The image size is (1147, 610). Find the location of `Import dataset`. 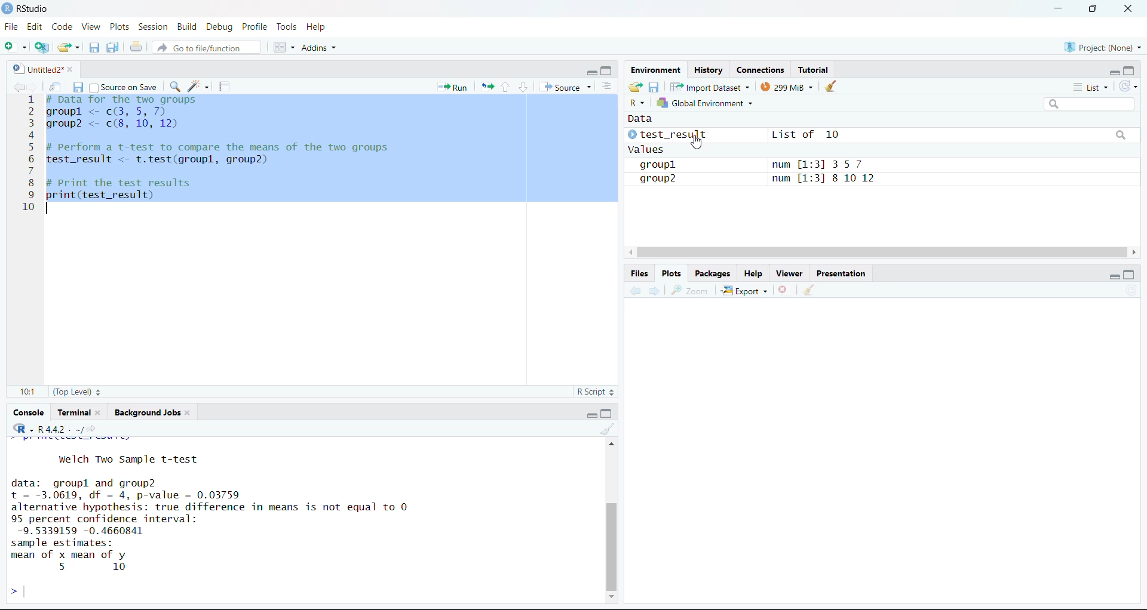

Import dataset is located at coordinates (711, 87).